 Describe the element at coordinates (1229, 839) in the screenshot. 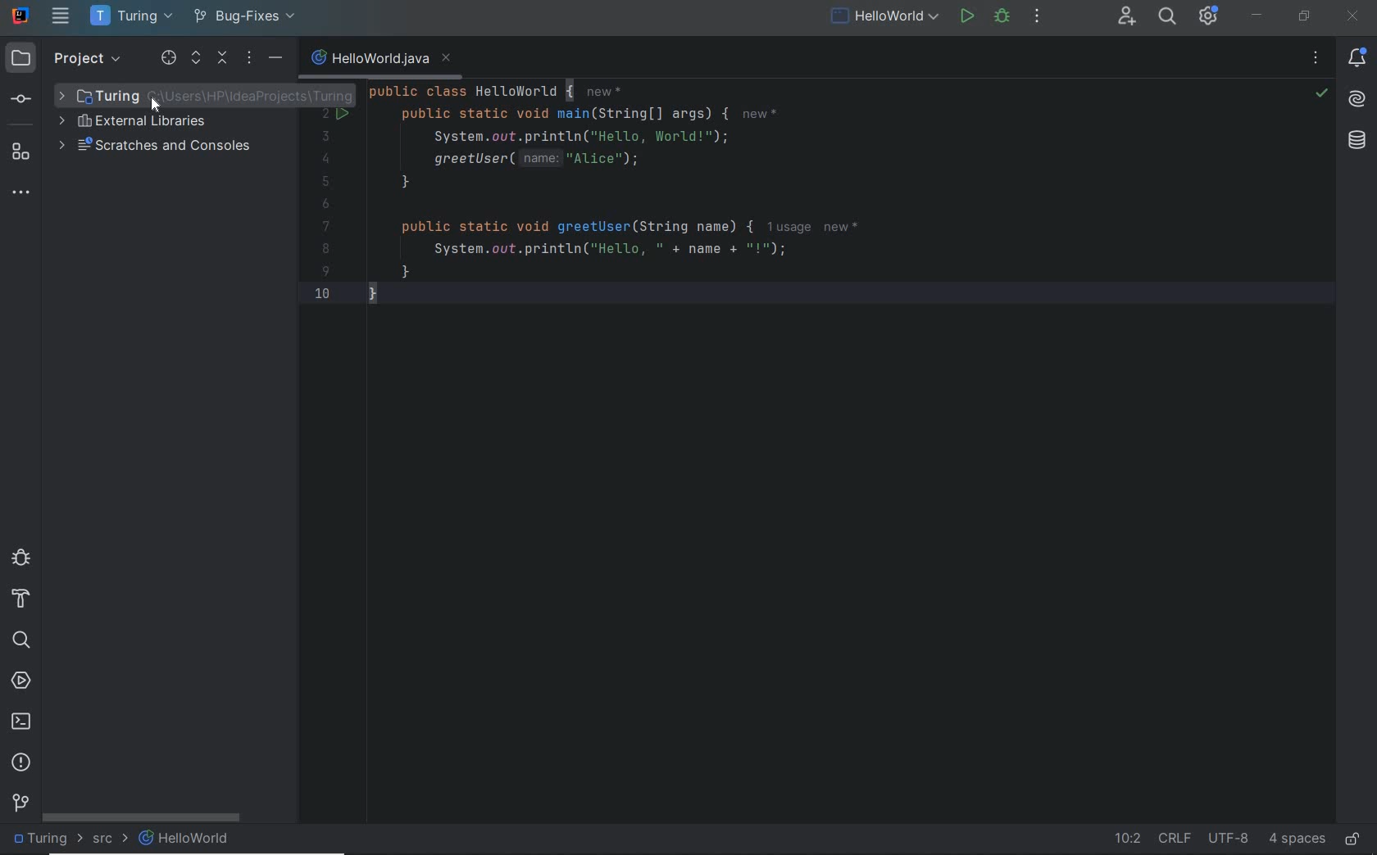

I see `file encoding` at that location.